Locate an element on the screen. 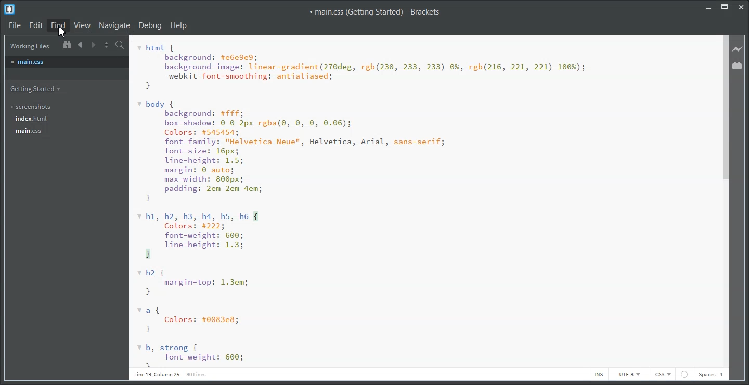  UTF-8 is located at coordinates (628, 374).